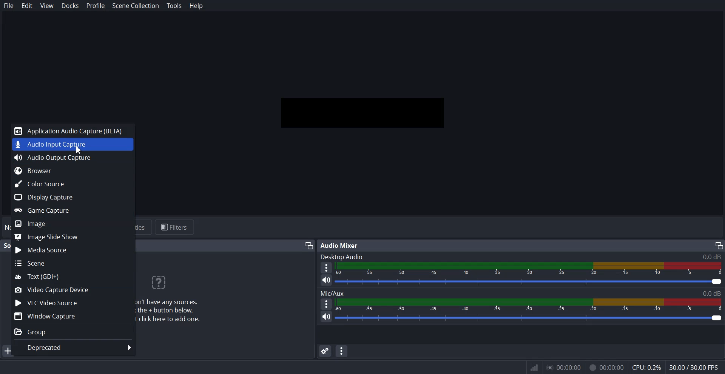 Image resolution: width=725 pixels, height=374 pixels. Describe the element at coordinates (73, 130) in the screenshot. I see `Application audio Capture` at that location.